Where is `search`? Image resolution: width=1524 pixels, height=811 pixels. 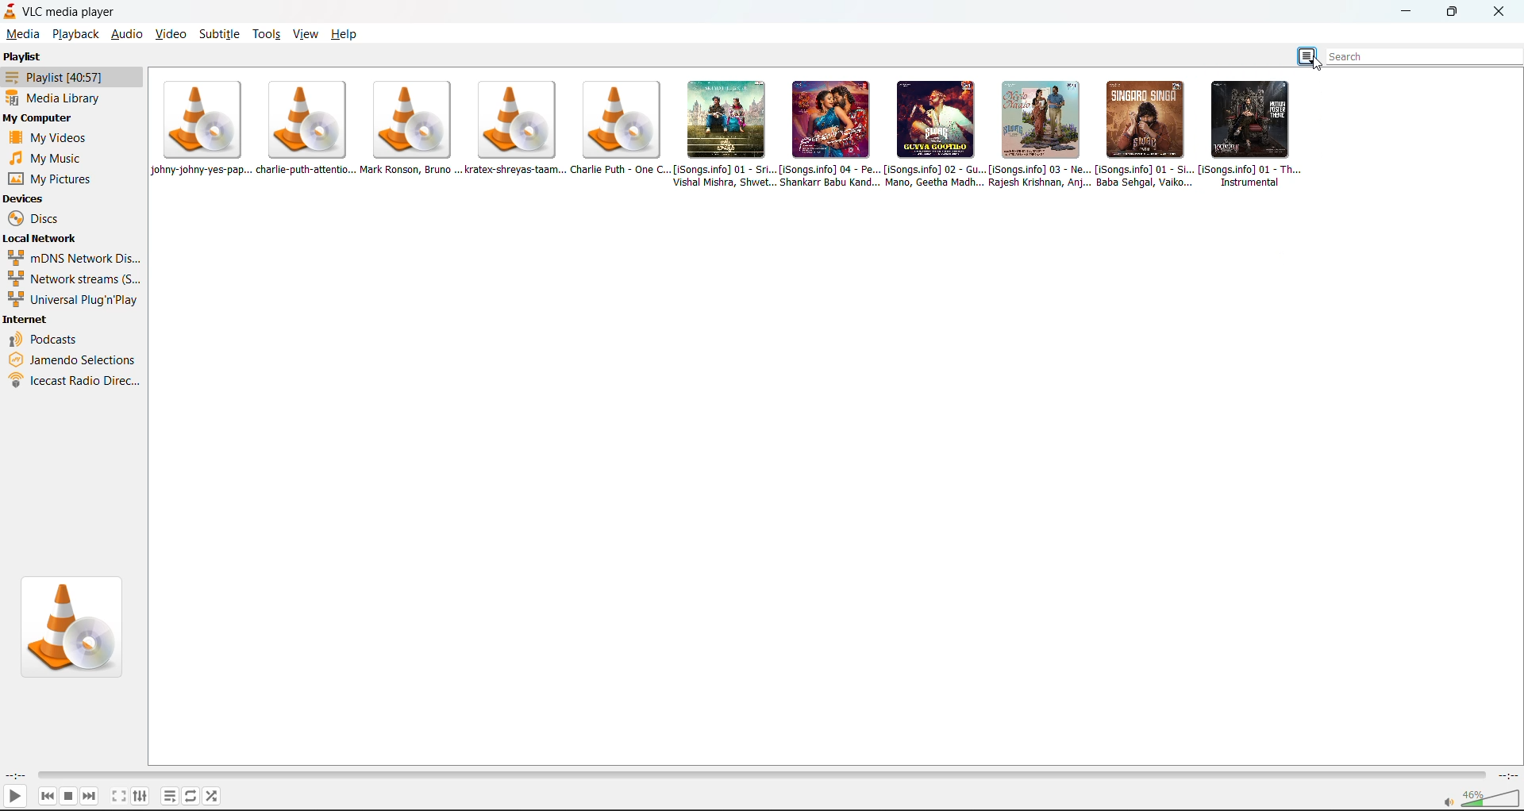
search is located at coordinates (1419, 55).